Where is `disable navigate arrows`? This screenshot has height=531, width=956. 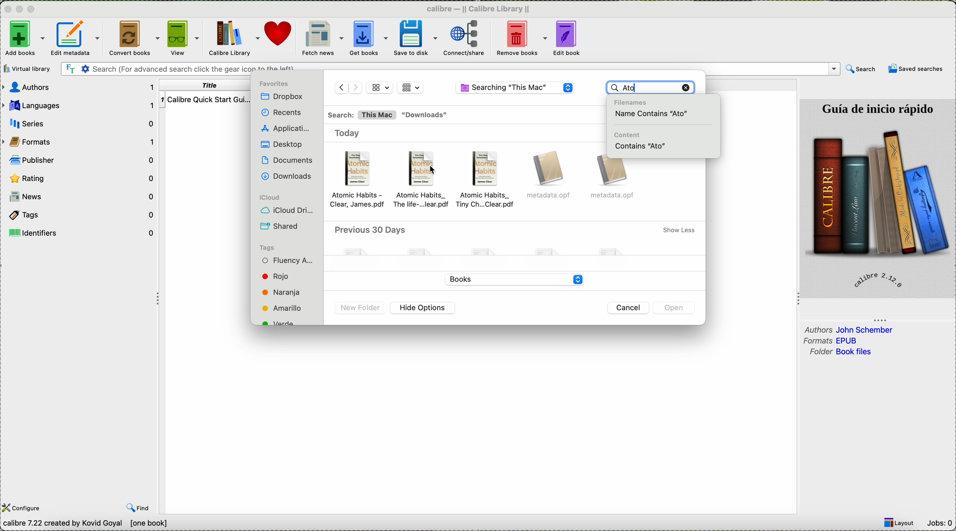
disable navigate arrows is located at coordinates (348, 86).